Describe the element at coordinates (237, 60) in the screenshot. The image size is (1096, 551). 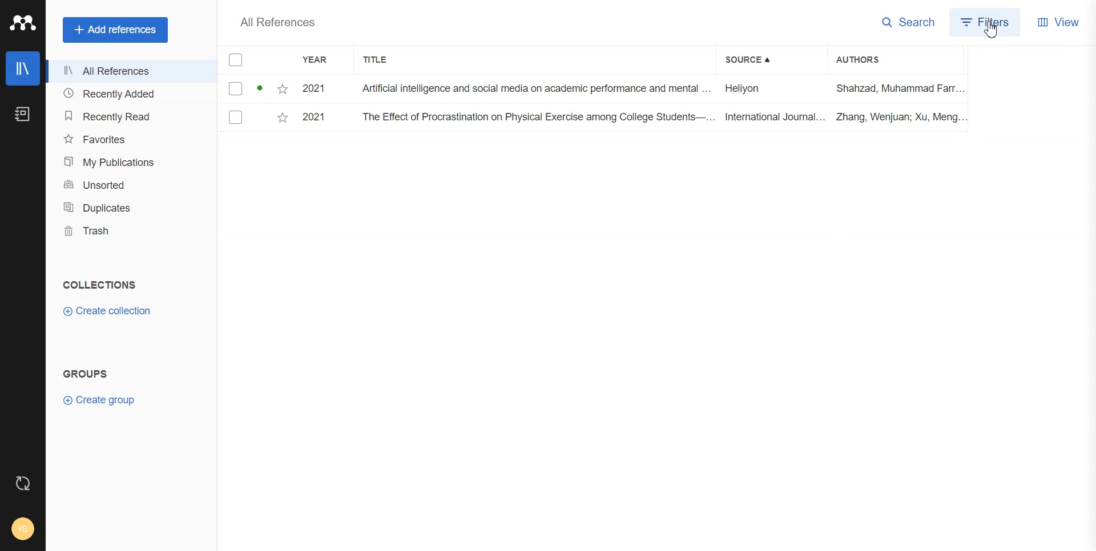
I see `Checkmarks` at that location.